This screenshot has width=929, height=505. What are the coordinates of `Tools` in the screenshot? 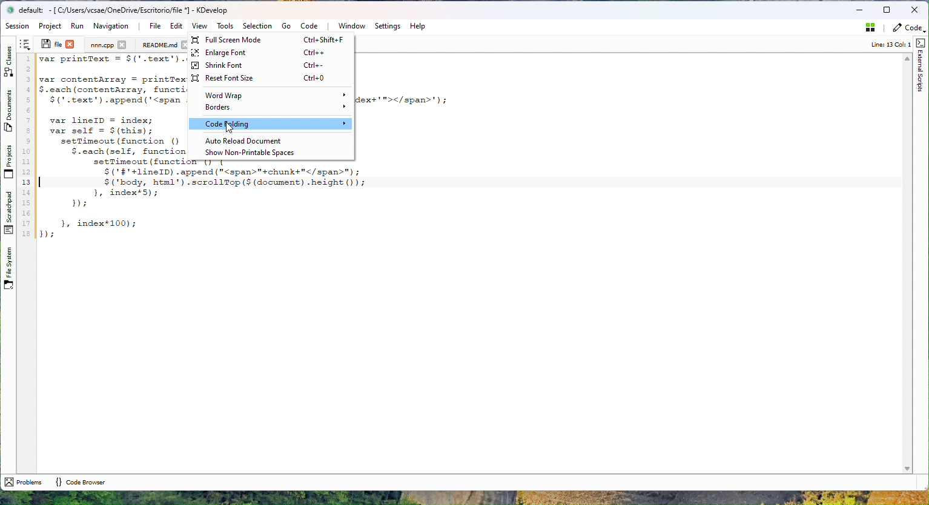 It's located at (225, 26).